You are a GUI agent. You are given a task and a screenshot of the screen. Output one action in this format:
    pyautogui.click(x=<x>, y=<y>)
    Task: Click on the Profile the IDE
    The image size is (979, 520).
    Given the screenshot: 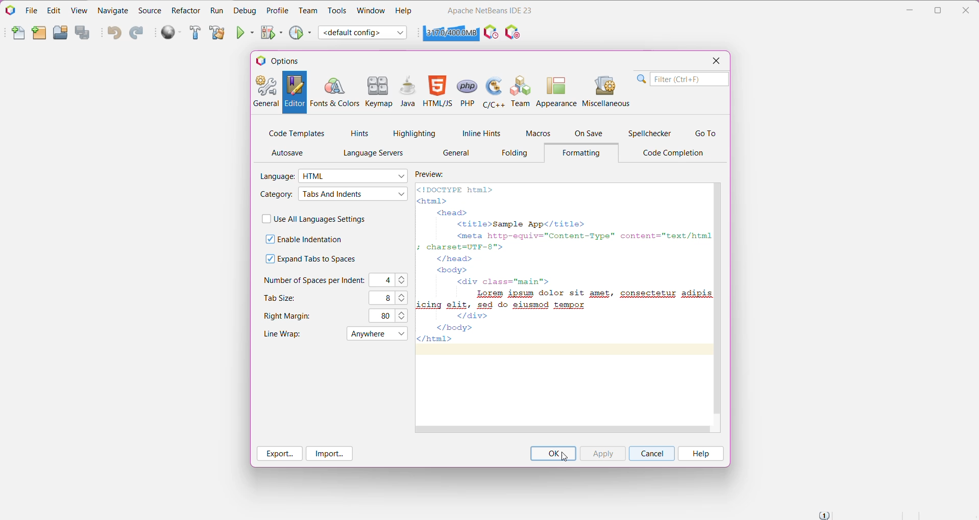 What is the action you would take?
    pyautogui.click(x=491, y=32)
    